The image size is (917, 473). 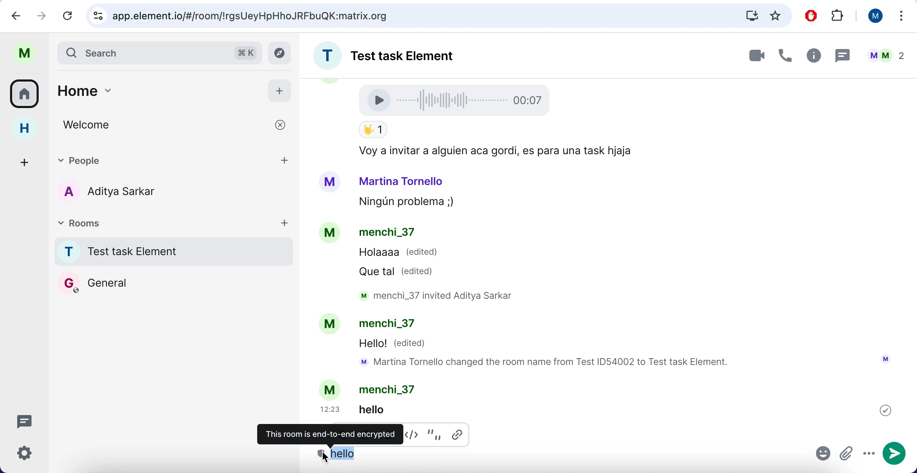 I want to click on home, so click(x=149, y=94).